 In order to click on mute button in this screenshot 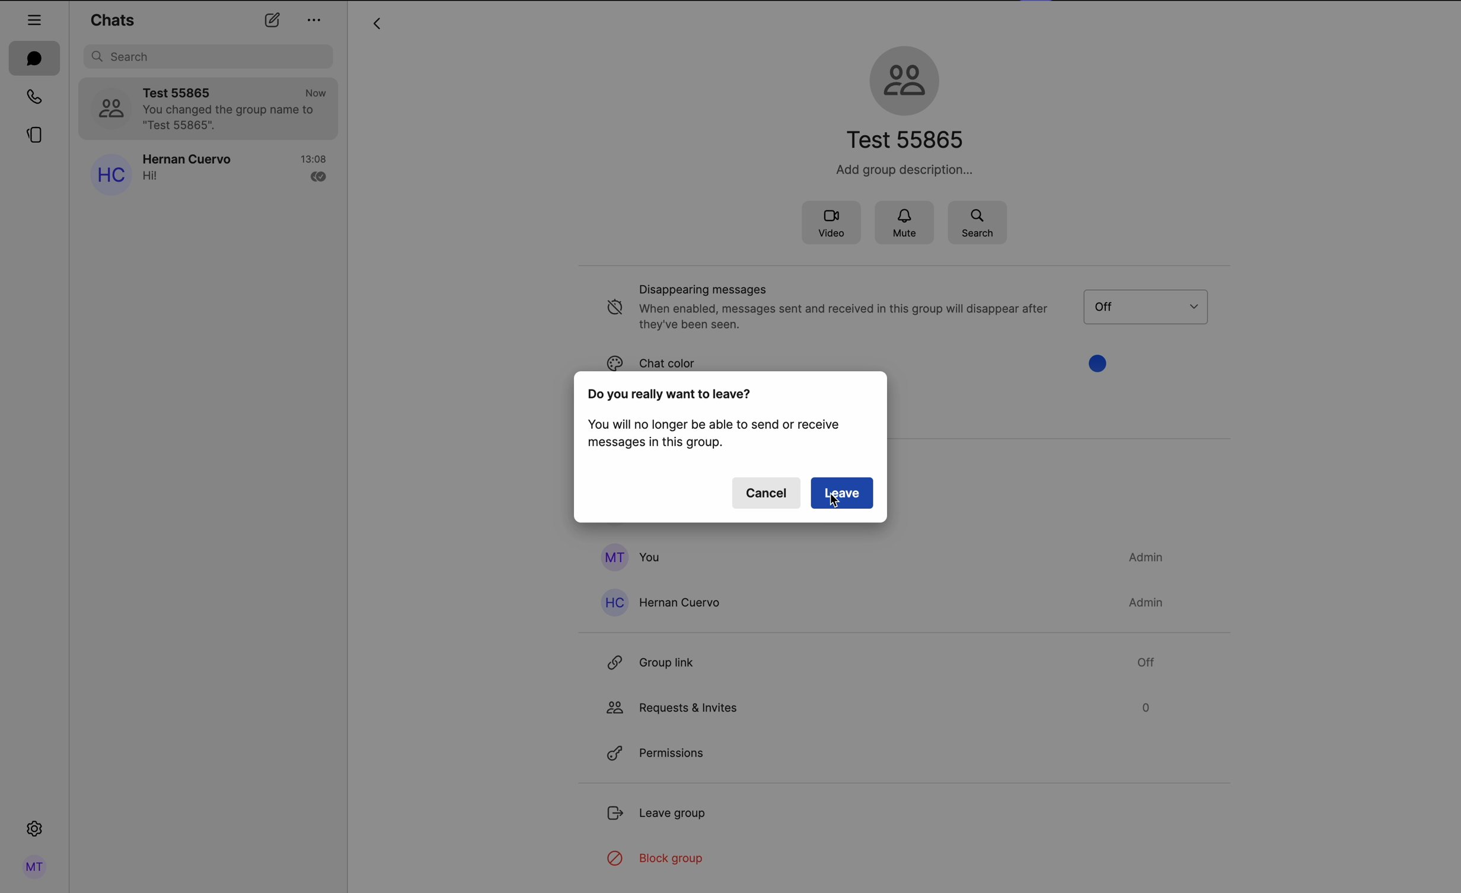, I will do `click(906, 224)`.